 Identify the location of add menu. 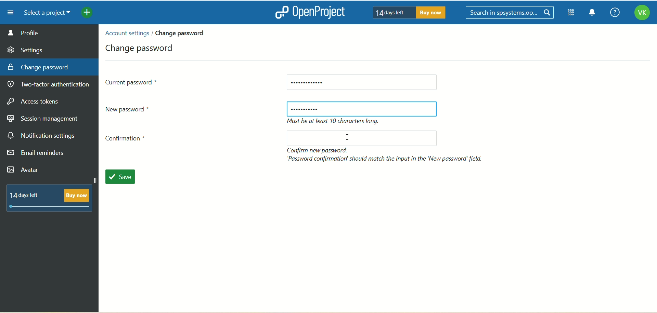
(88, 13).